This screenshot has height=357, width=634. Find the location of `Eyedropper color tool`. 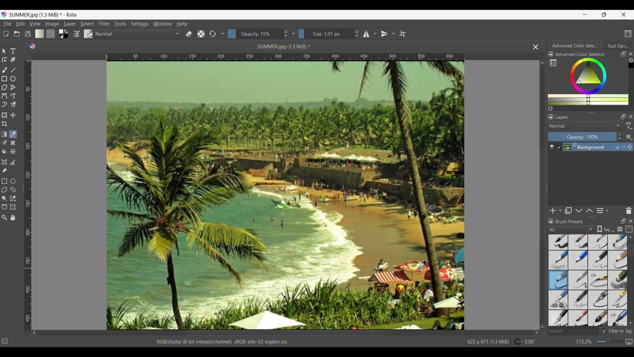

Eyedropper color tool is located at coordinates (13, 134).